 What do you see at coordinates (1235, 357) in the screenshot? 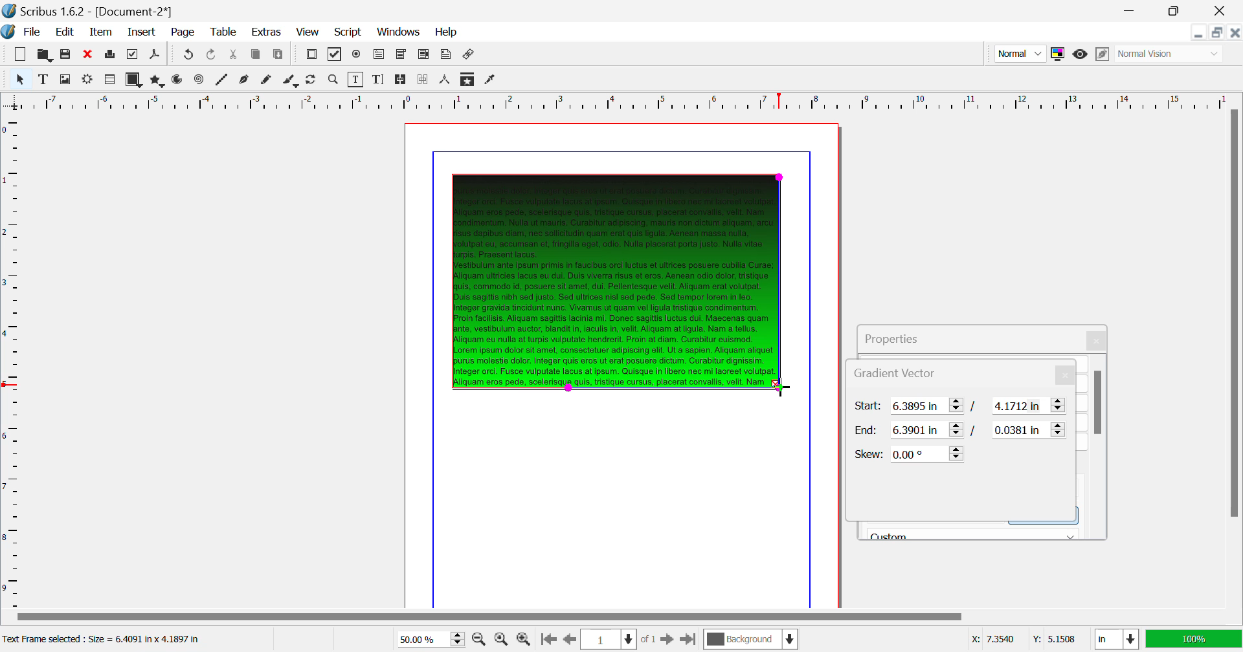
I see `Scroll Bar` at bounding box center [1235, 357].